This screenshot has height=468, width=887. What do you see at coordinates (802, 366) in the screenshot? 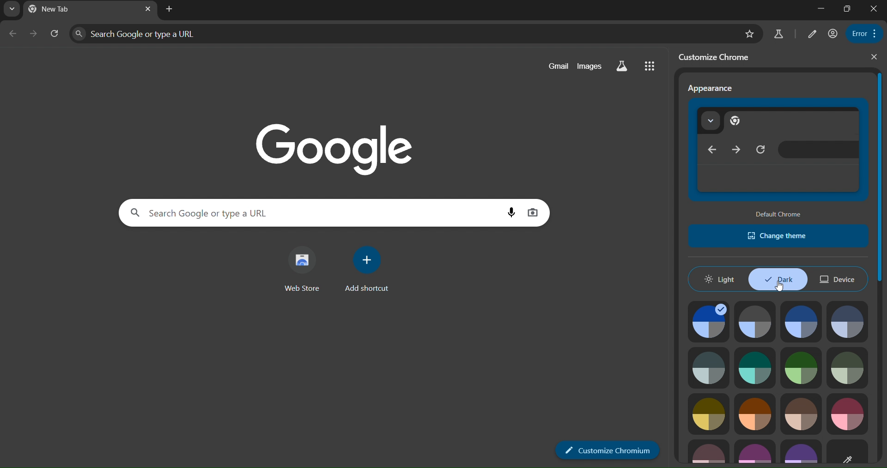
I see `theme icon` at bounding box center [802, 366].